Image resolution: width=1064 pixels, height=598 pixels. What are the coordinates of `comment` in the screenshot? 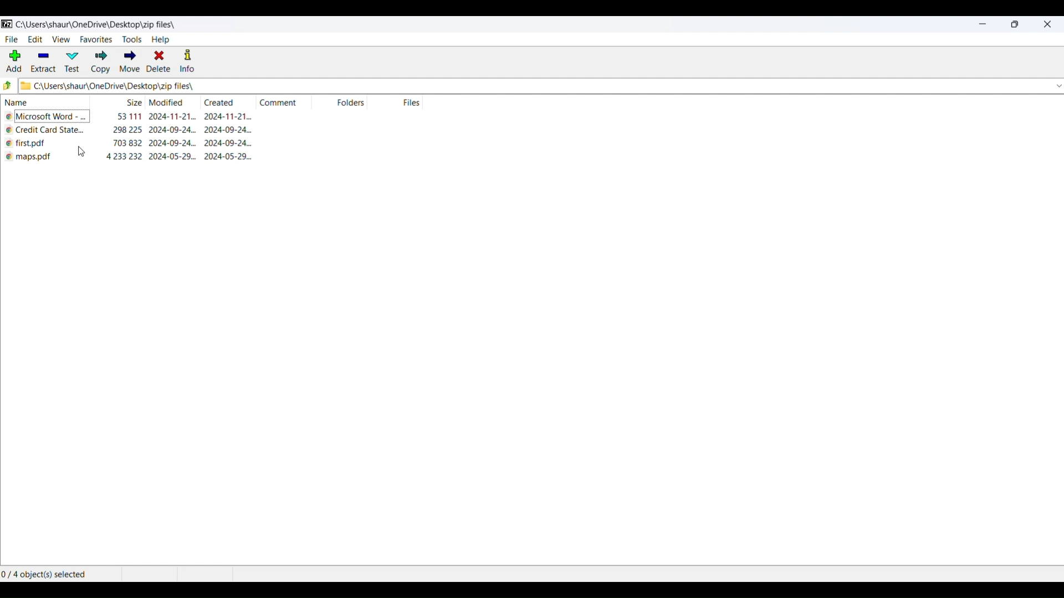 It's located at (279, 102).